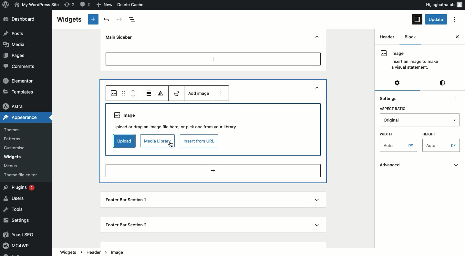 The image size is (465, 256). I want to click on Settings, so click(398, 83).